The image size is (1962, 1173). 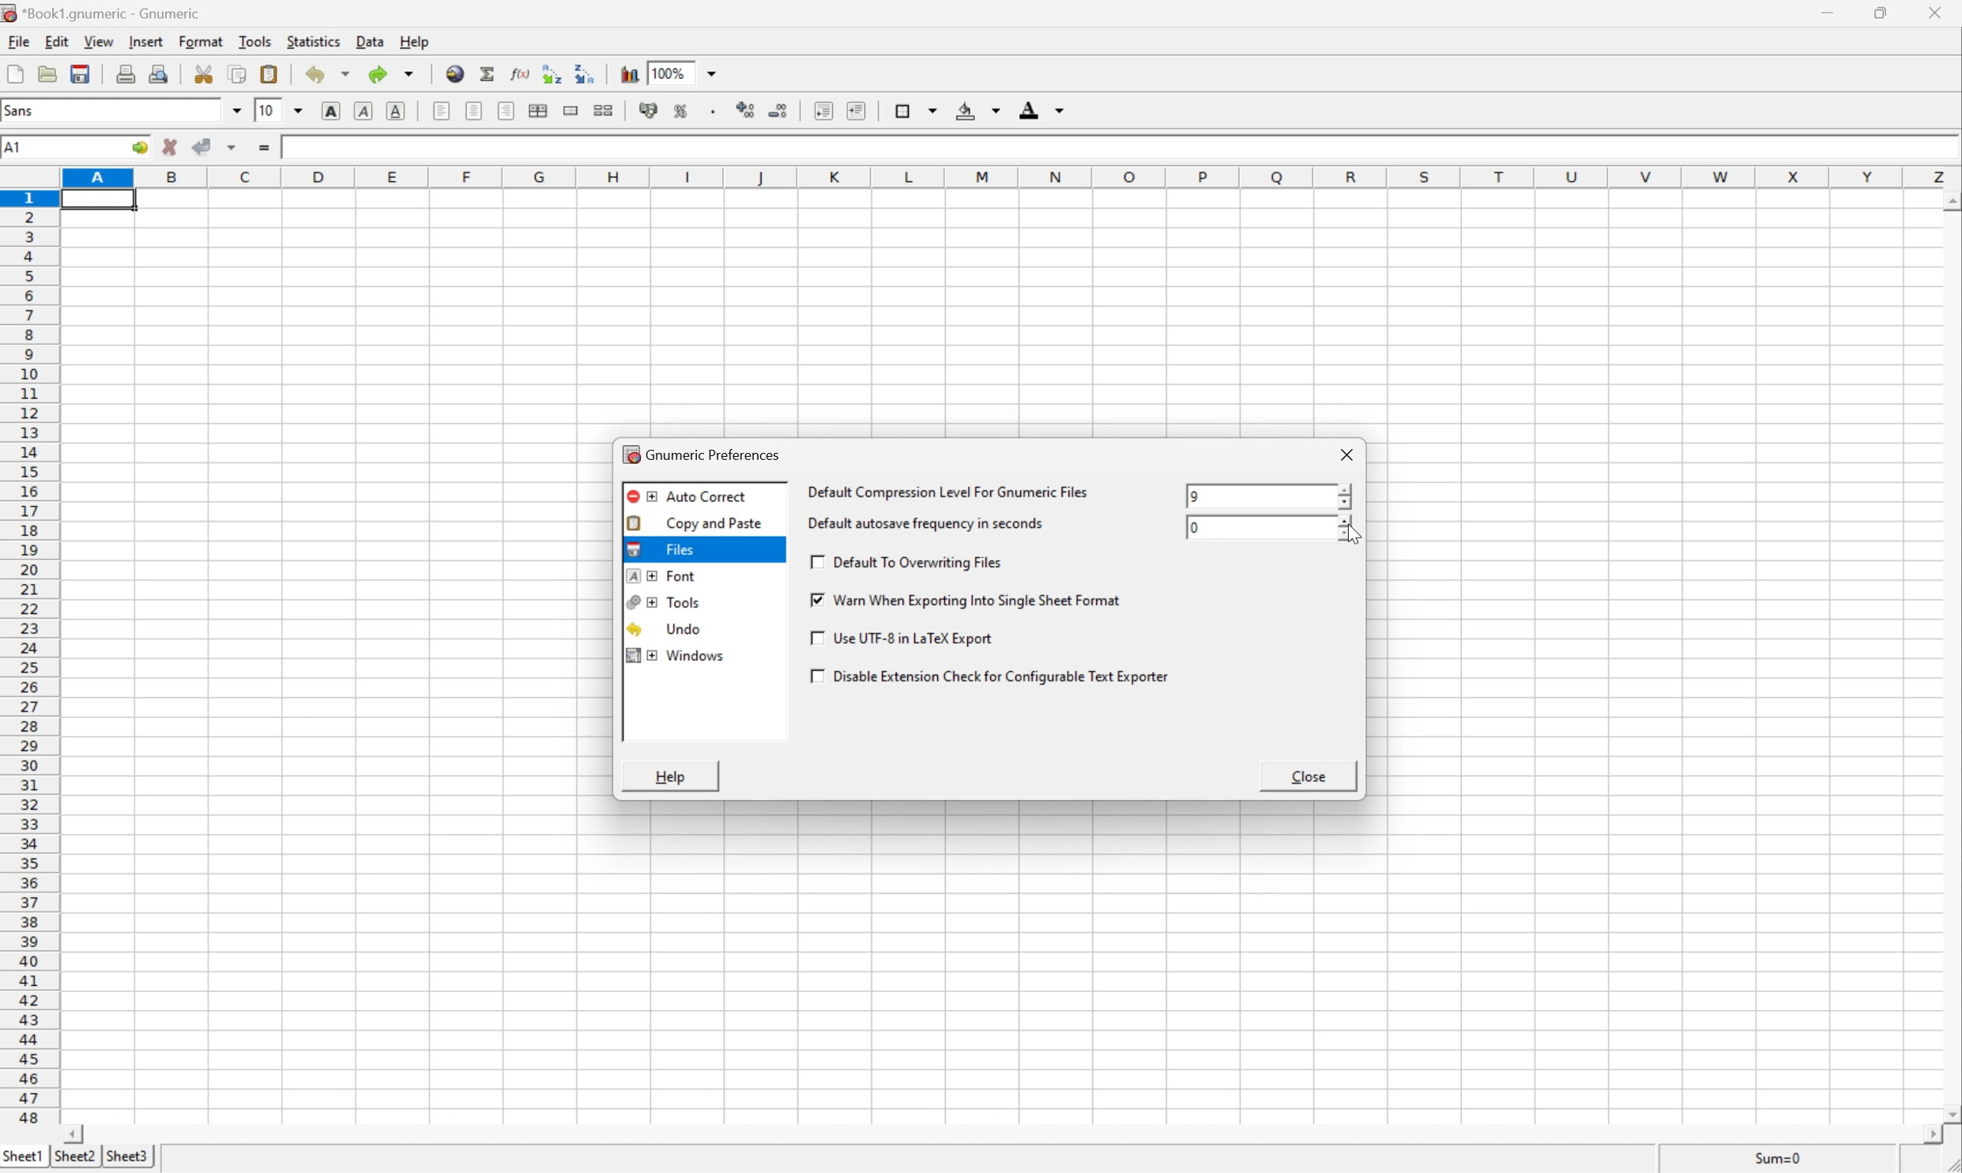 What do you see at coordinates (981, 111) in the screenshot?
I see `background color` at bounding box center [981, 111].